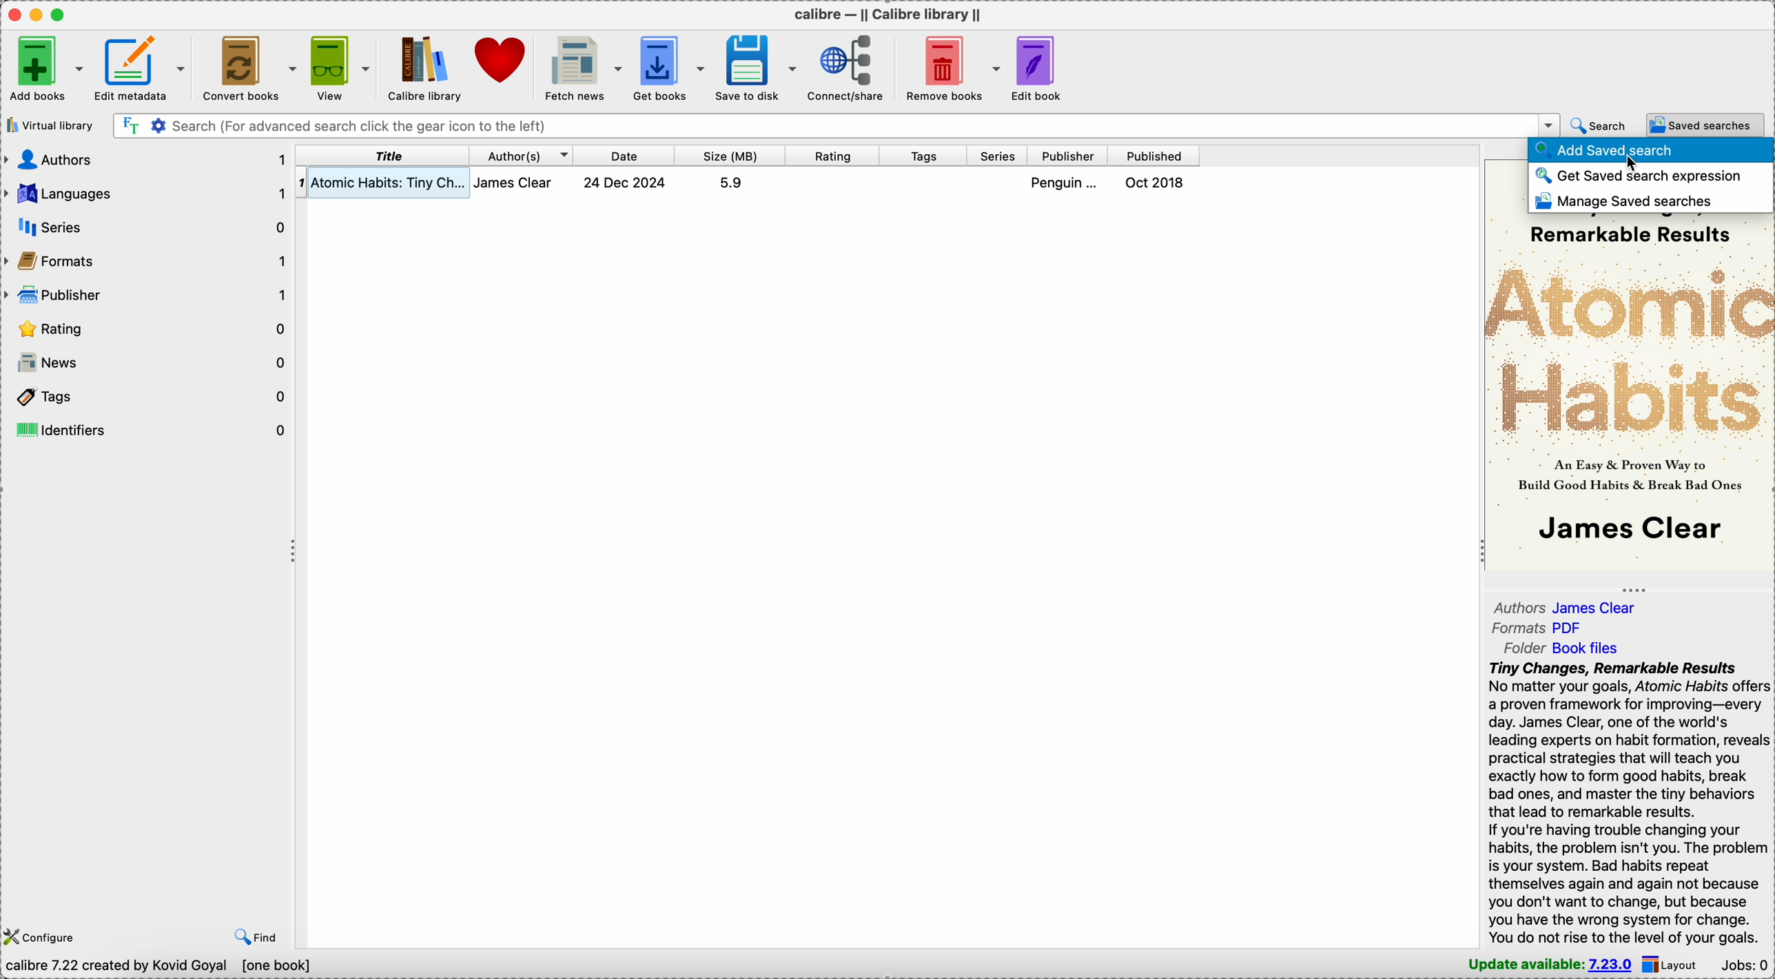 Image resolution: width=1775 pixels, height=979 pixels. What do you see at coordinates (1560, 648) in the screenshot?
I see `folder Book files` at bounding box center [1560, 648].